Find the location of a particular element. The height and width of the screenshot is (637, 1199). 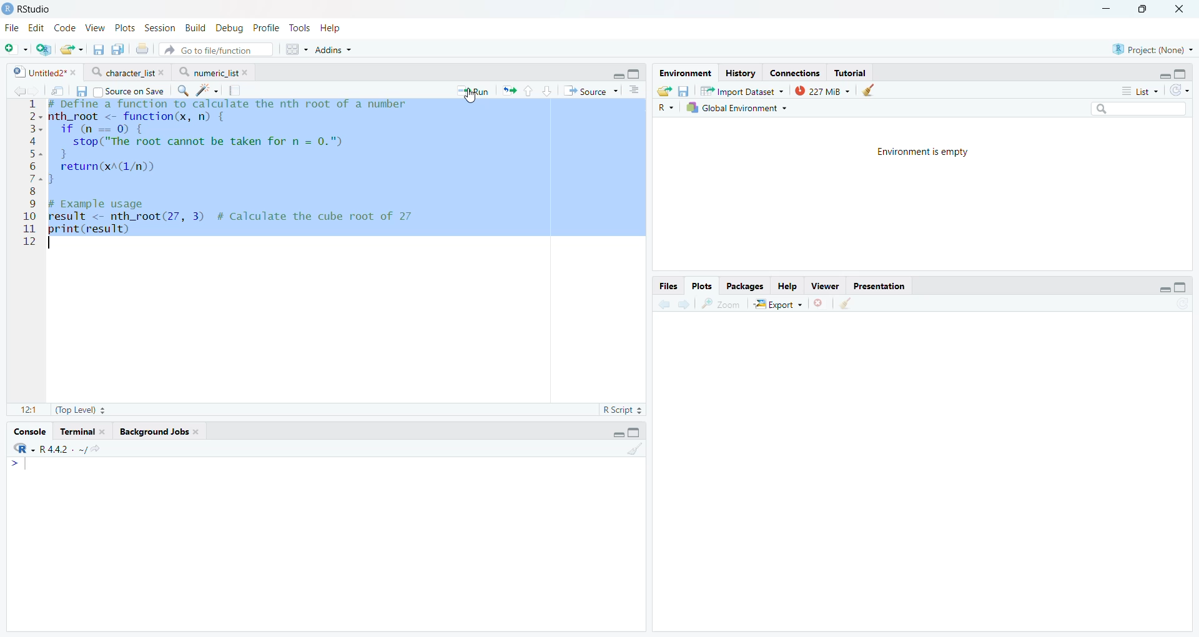

# Define a function to calculate the nth root of a number + nth_root <- function(x, n) { if (n==0) {stop("The root cannot be taken for n = 0.")} return(xA(1/n)) } # Example usage result <- nth_root(27, 3) # Calculate the cube root of 2711 print(result) is located at coordinates (347, 171).